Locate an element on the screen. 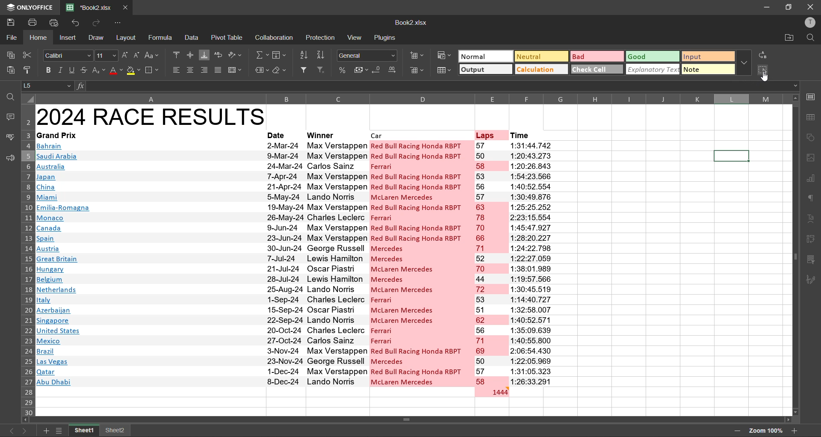  save is located at coordinates (10, 23).